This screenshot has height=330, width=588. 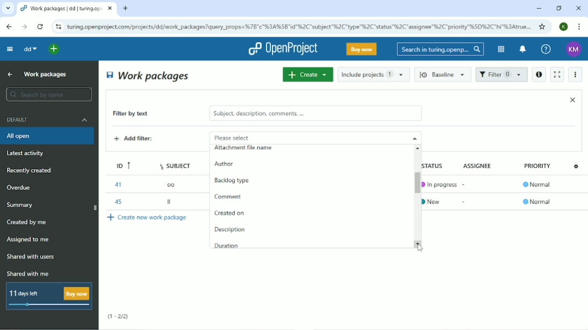 I want to click on Search by name, so click(x=48, y=95).